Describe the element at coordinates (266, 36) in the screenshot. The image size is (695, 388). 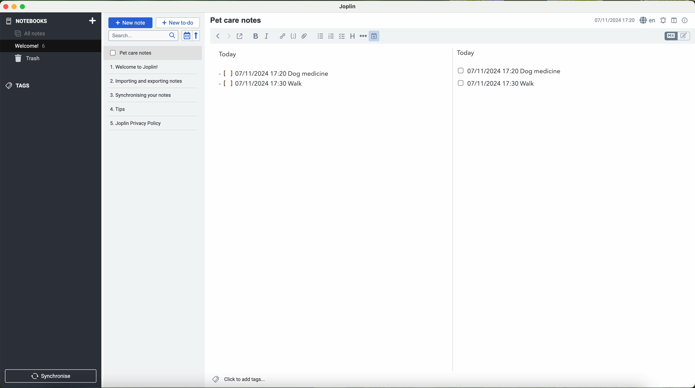
I see `italic` at that location.